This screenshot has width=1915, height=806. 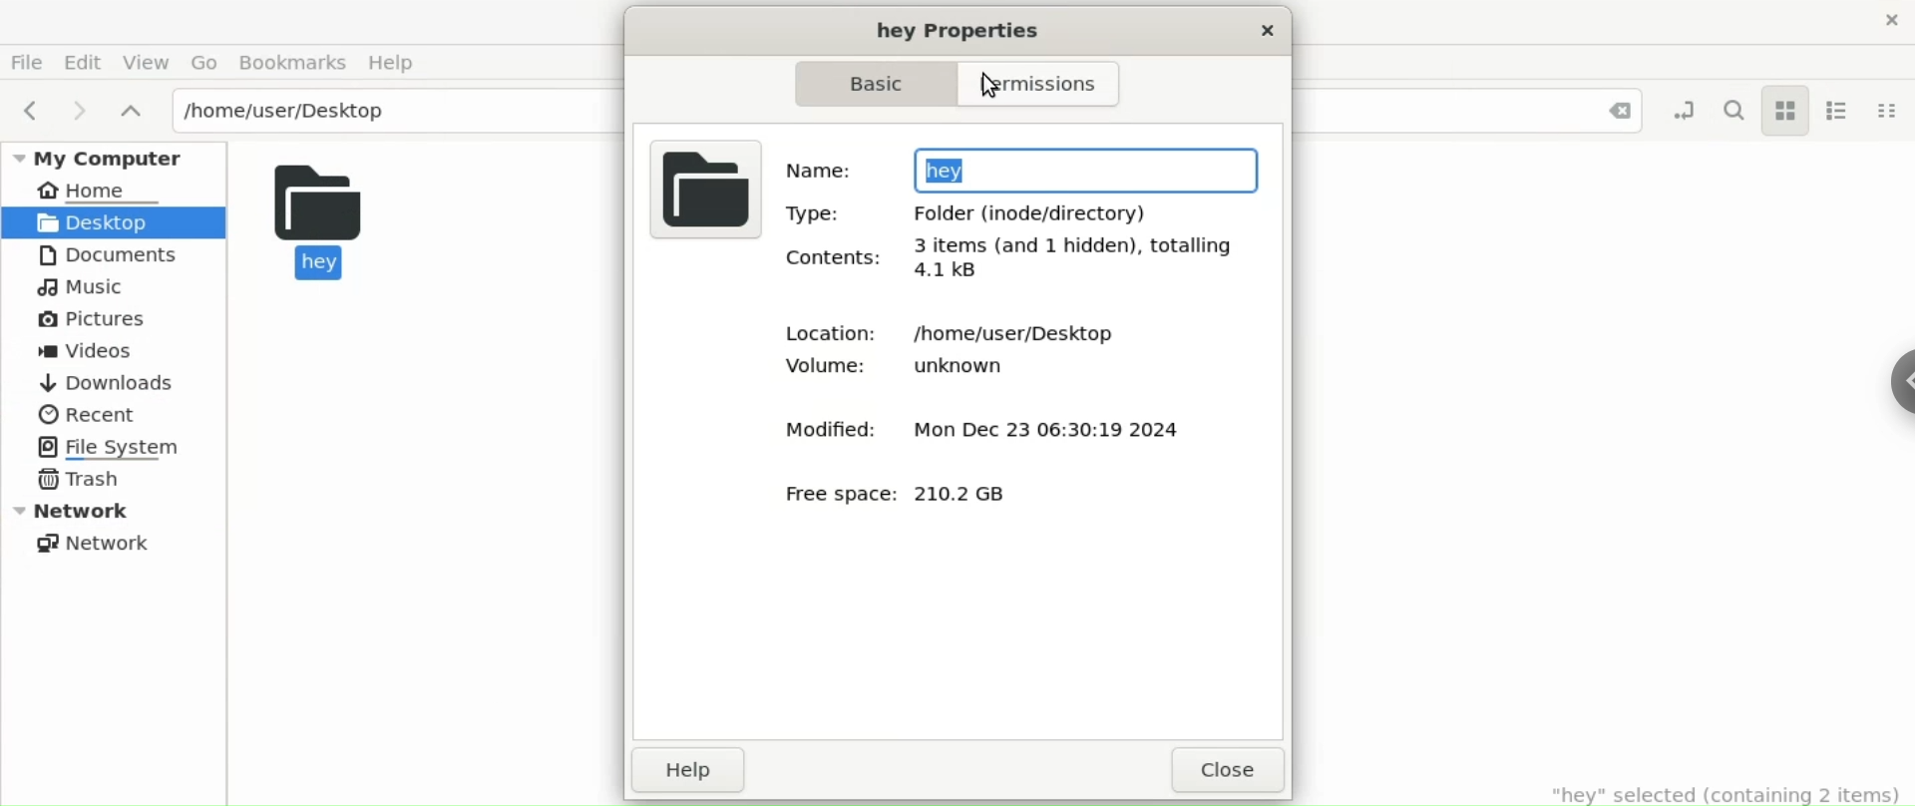 What do you see at coordinates (969, 29) in the screenshot?
I see `hey Properties` at bounding box center [969, 29].